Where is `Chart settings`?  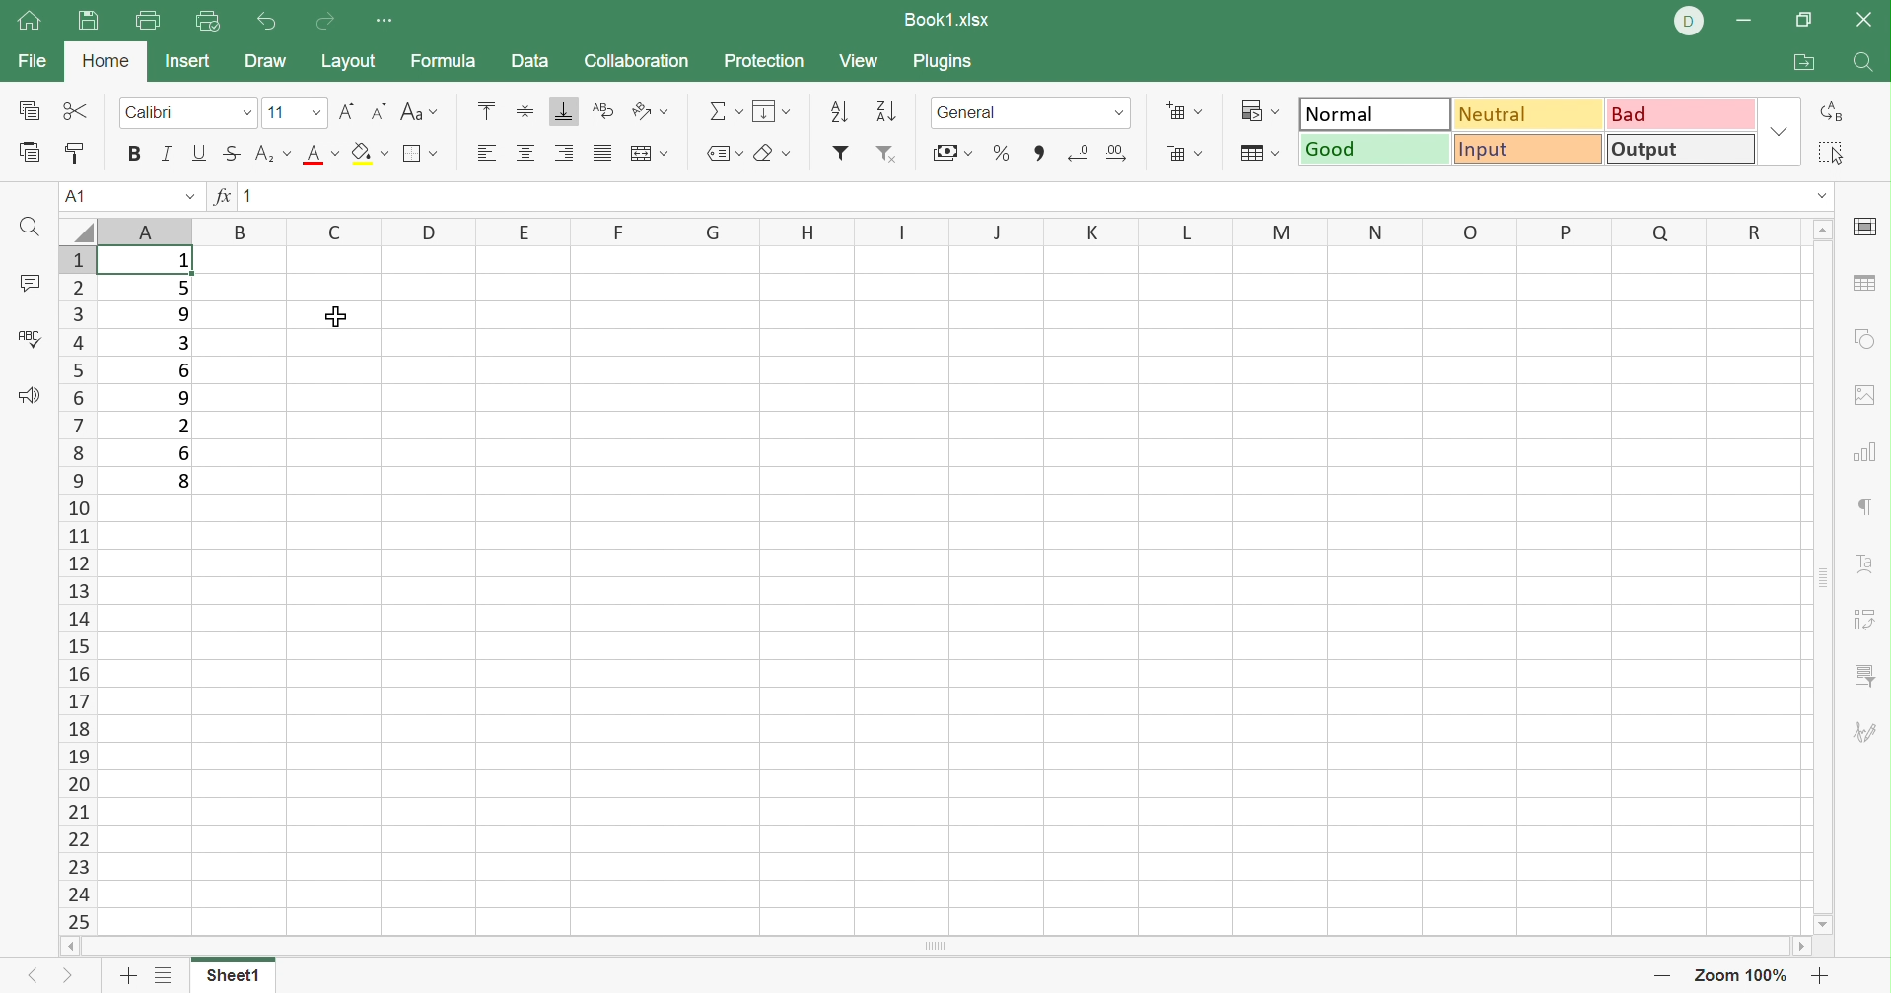
Chart settings is located at coordinates (1869, 451).